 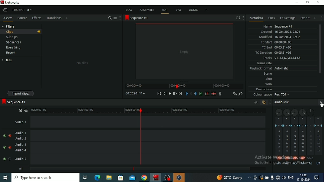 What do you see at coordinates (6, 178) in the screenshot?
I see `Windows` at bounding box center [6, 178].